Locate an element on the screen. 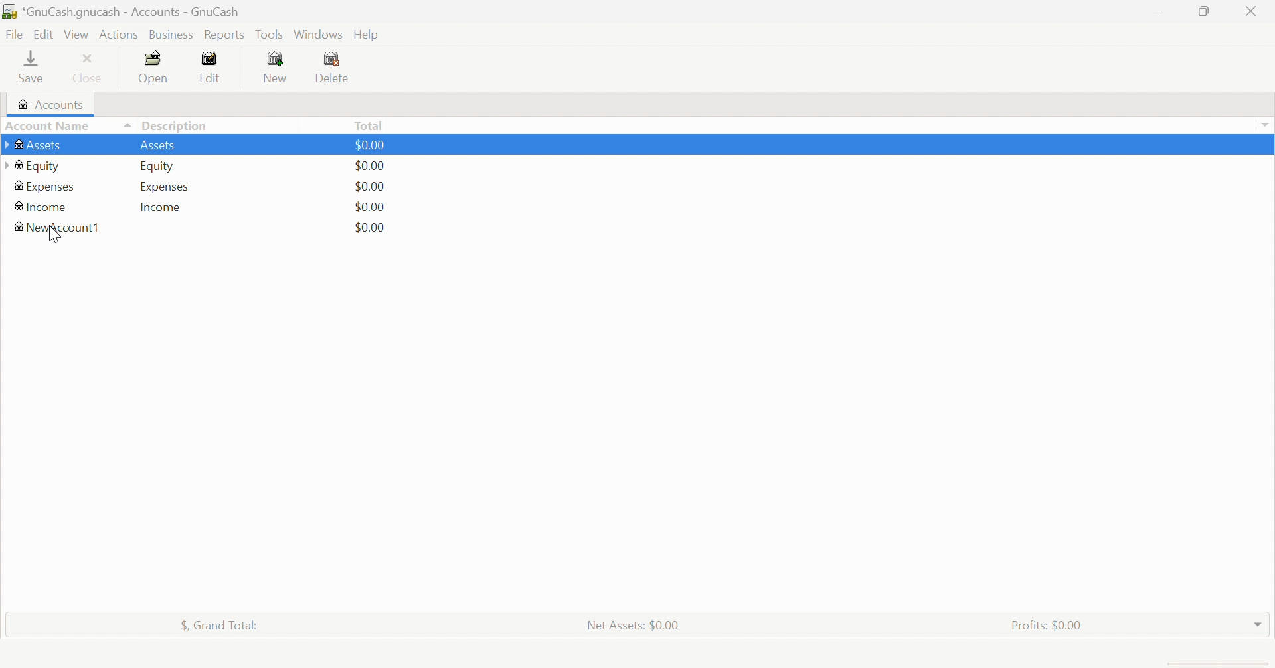 Image resolution: width=1275 pixels, height=668 pixels. Delete is located at coordinates (341, 67).